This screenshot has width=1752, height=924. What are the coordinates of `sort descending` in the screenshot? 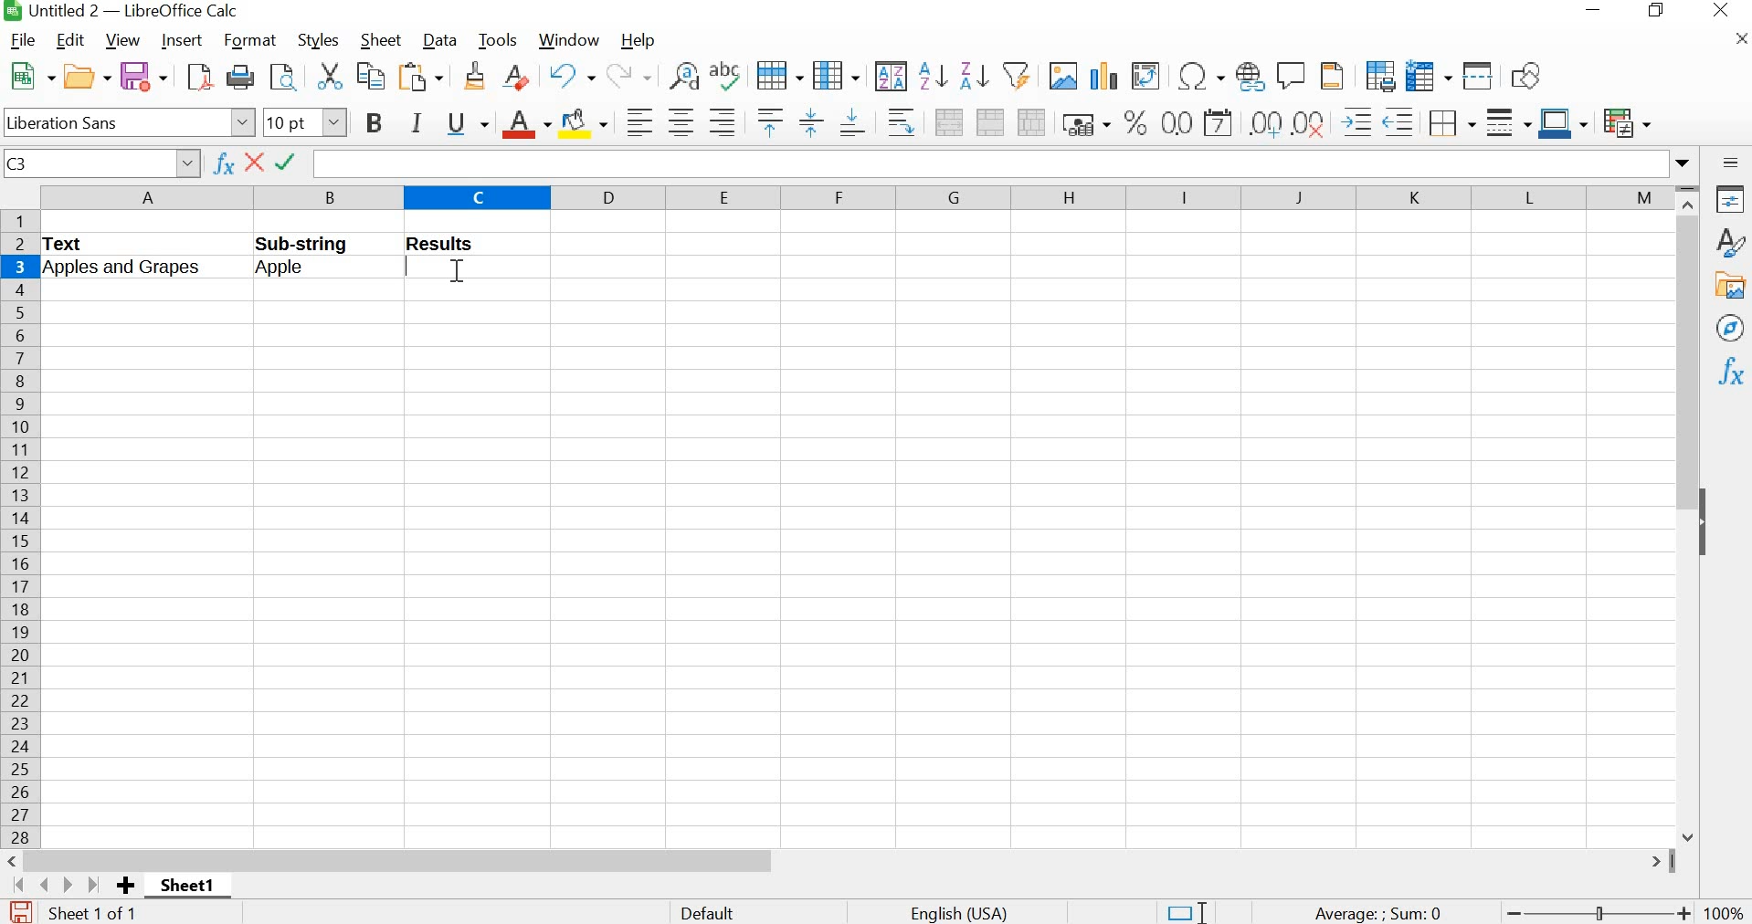 It's located at (973, 75).